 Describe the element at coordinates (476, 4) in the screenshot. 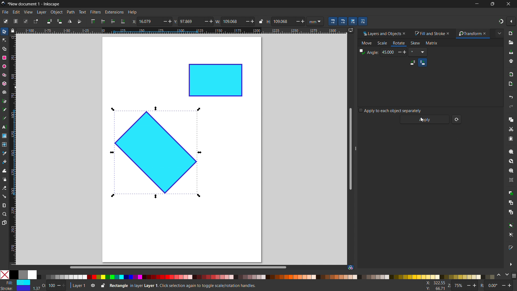

I see `minimize` at that location.